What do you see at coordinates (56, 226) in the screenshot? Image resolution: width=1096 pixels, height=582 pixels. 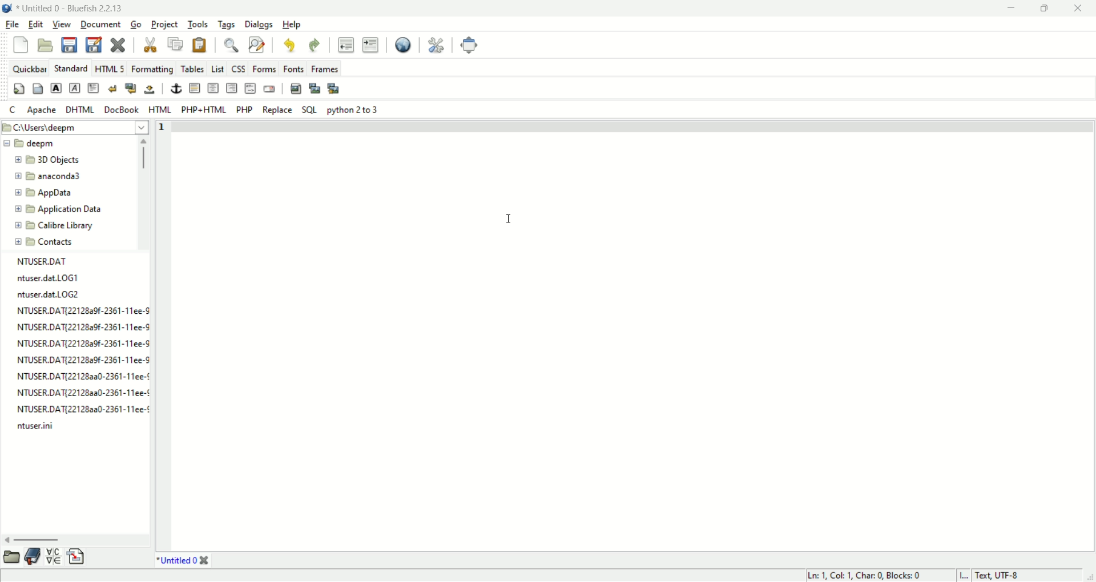 I see `calibre library` at bounding box center [56, 226].